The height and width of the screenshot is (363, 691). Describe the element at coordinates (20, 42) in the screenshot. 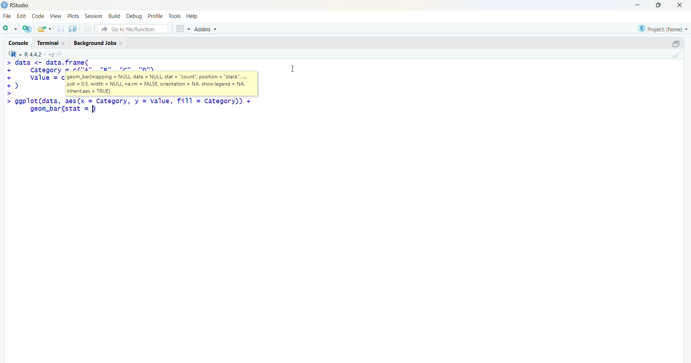

I see `Console` at that location.